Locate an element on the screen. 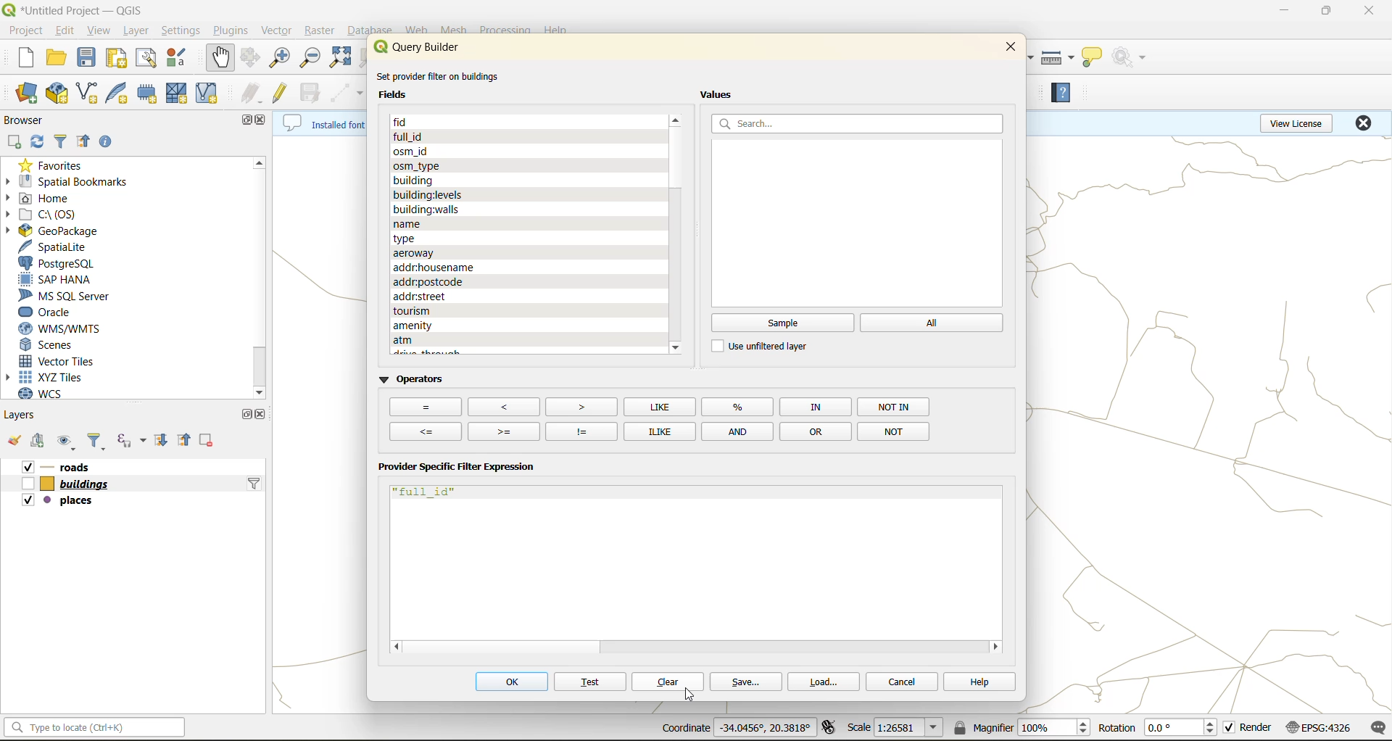  layer query is located at coordinates (252, 487).